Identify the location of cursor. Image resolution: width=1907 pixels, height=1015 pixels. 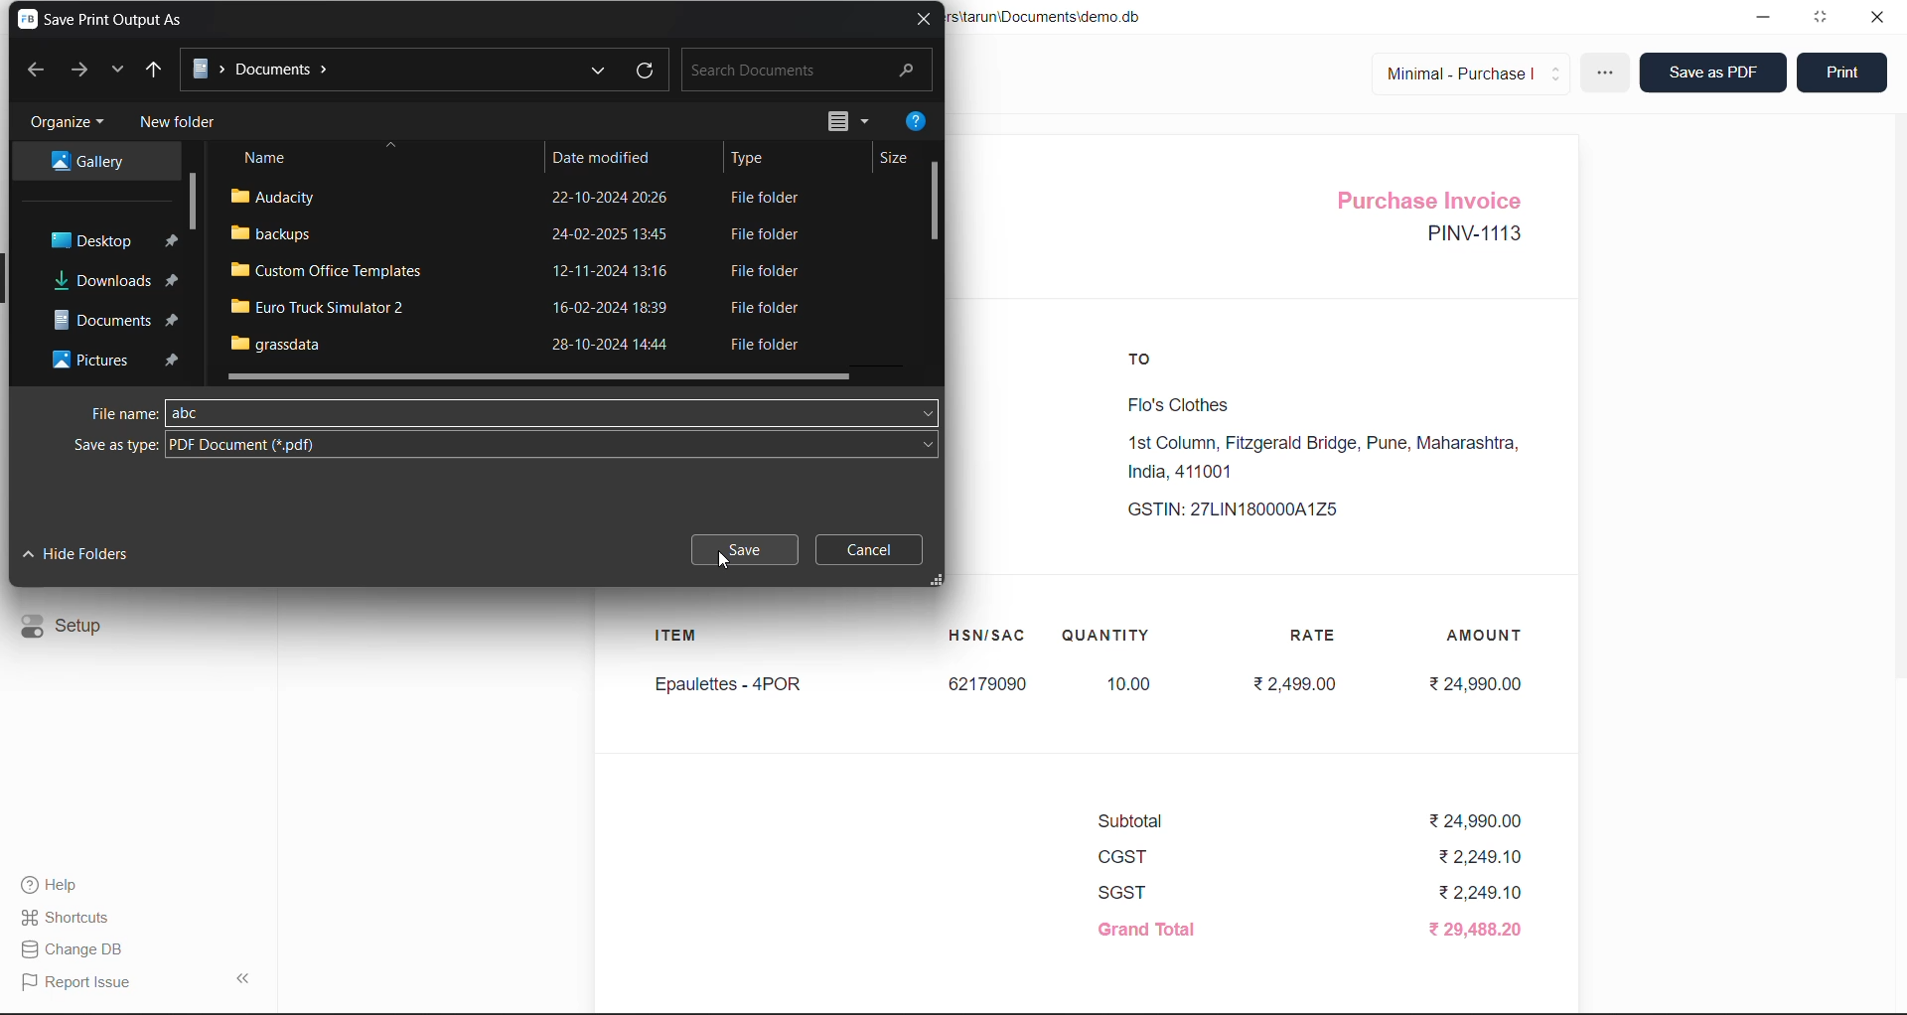
(730, 566).